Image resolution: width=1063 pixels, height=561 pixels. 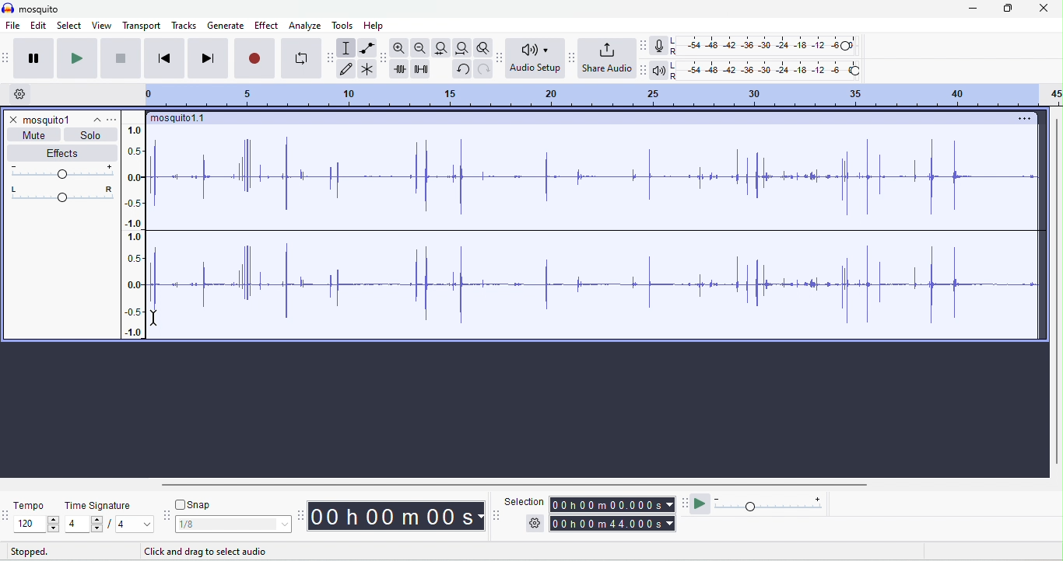 What do you see at coordinates (441, 47) in the screenshot?
I see `fit to track width` at bounding box center [441, 47].